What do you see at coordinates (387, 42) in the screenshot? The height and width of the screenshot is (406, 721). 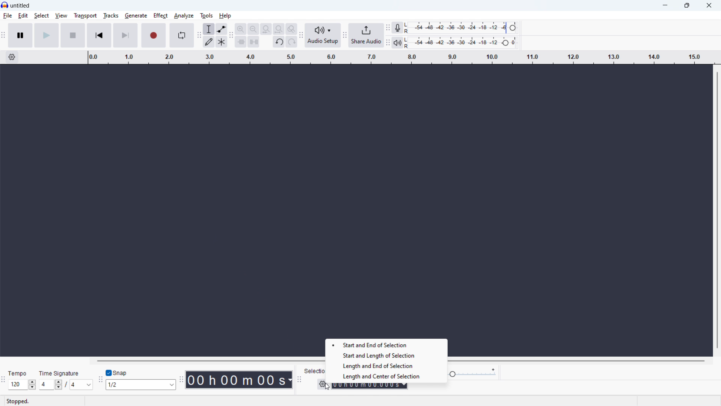 I see `playback meter toolbar` at bounding box center [387, 42].